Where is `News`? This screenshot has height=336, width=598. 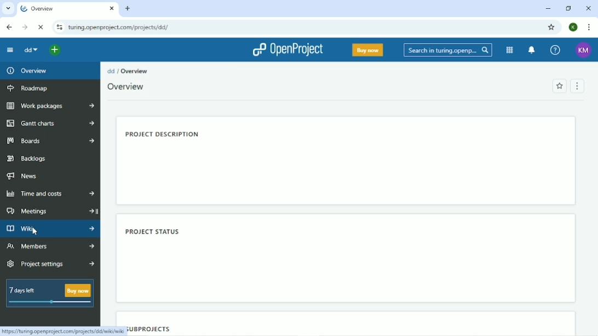
News is located at coordinates (23, 176).